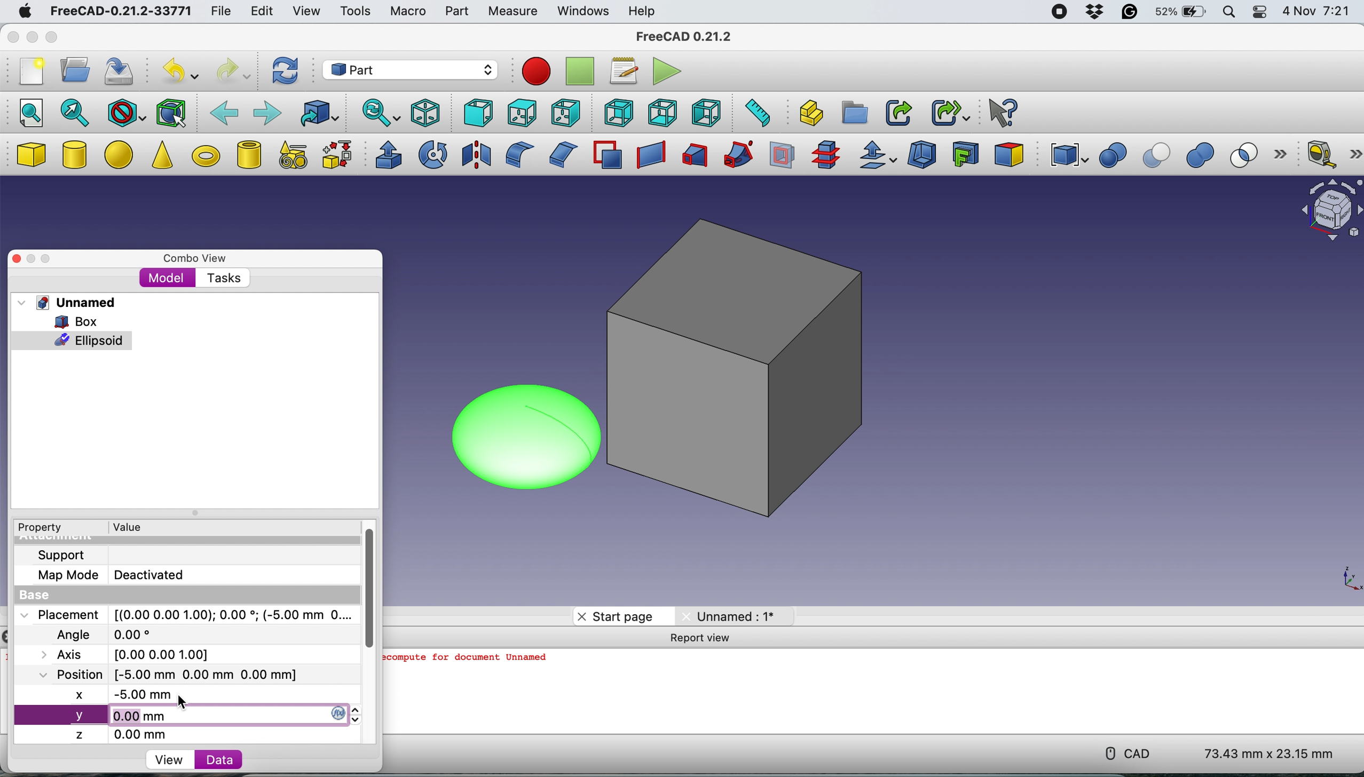 This screenshot has width=1364, height=777. I want to click on extrude, so click(385, 155).